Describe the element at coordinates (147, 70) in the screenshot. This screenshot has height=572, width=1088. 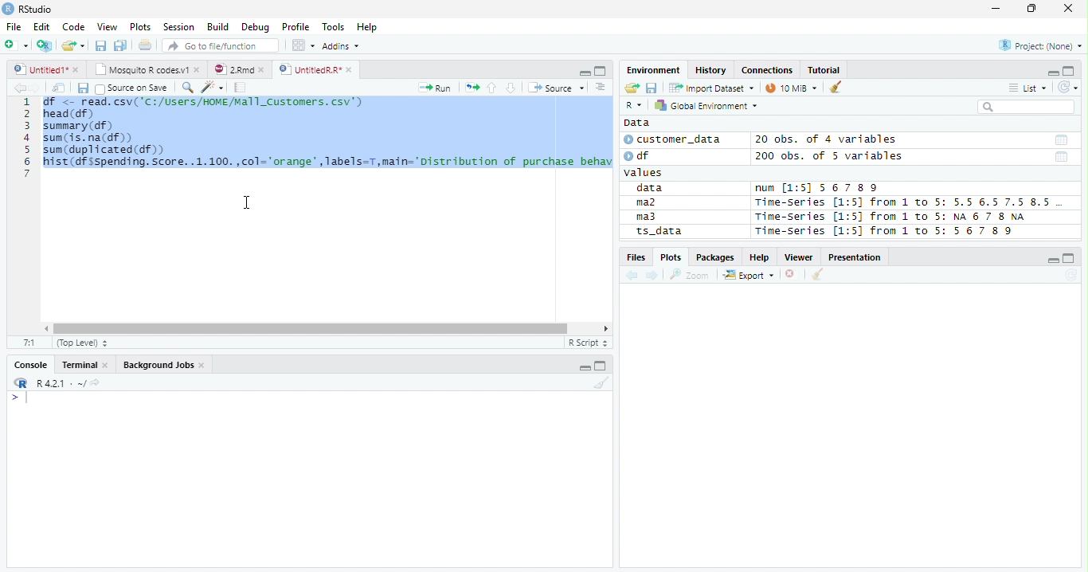
I see `Mosquito T codes.v1` at that location.